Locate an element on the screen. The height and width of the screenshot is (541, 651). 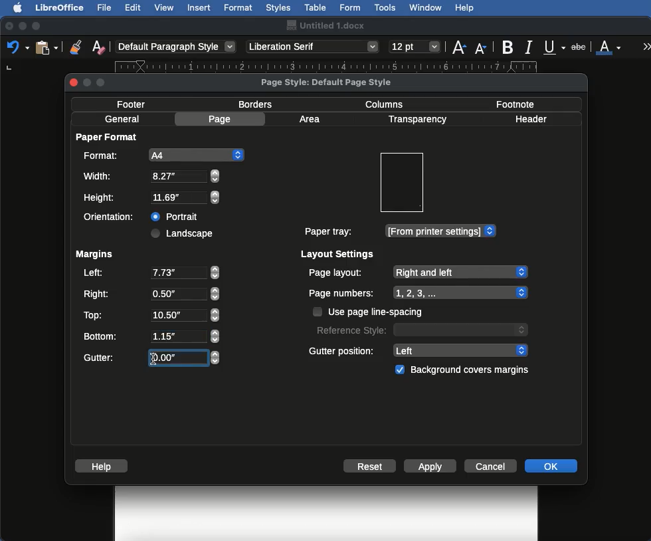
Width is located at coordinates (151, 176).